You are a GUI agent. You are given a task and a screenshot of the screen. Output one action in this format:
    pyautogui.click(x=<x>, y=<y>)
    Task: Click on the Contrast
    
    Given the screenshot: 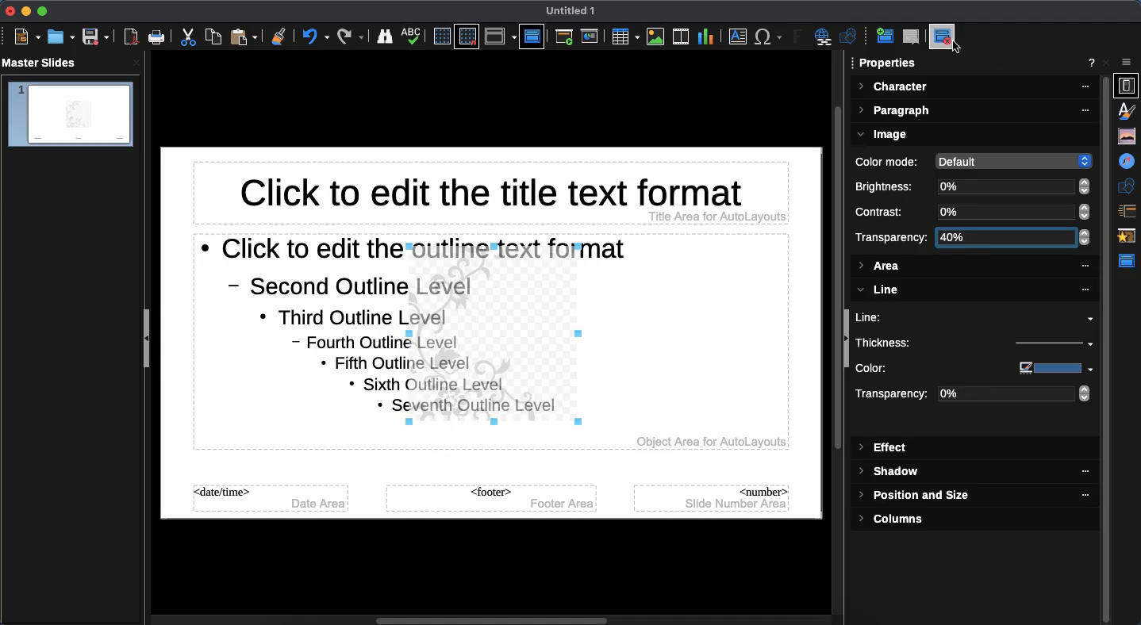 What is the action you would take?
    pyautogui.click(x=886, y=212)
    